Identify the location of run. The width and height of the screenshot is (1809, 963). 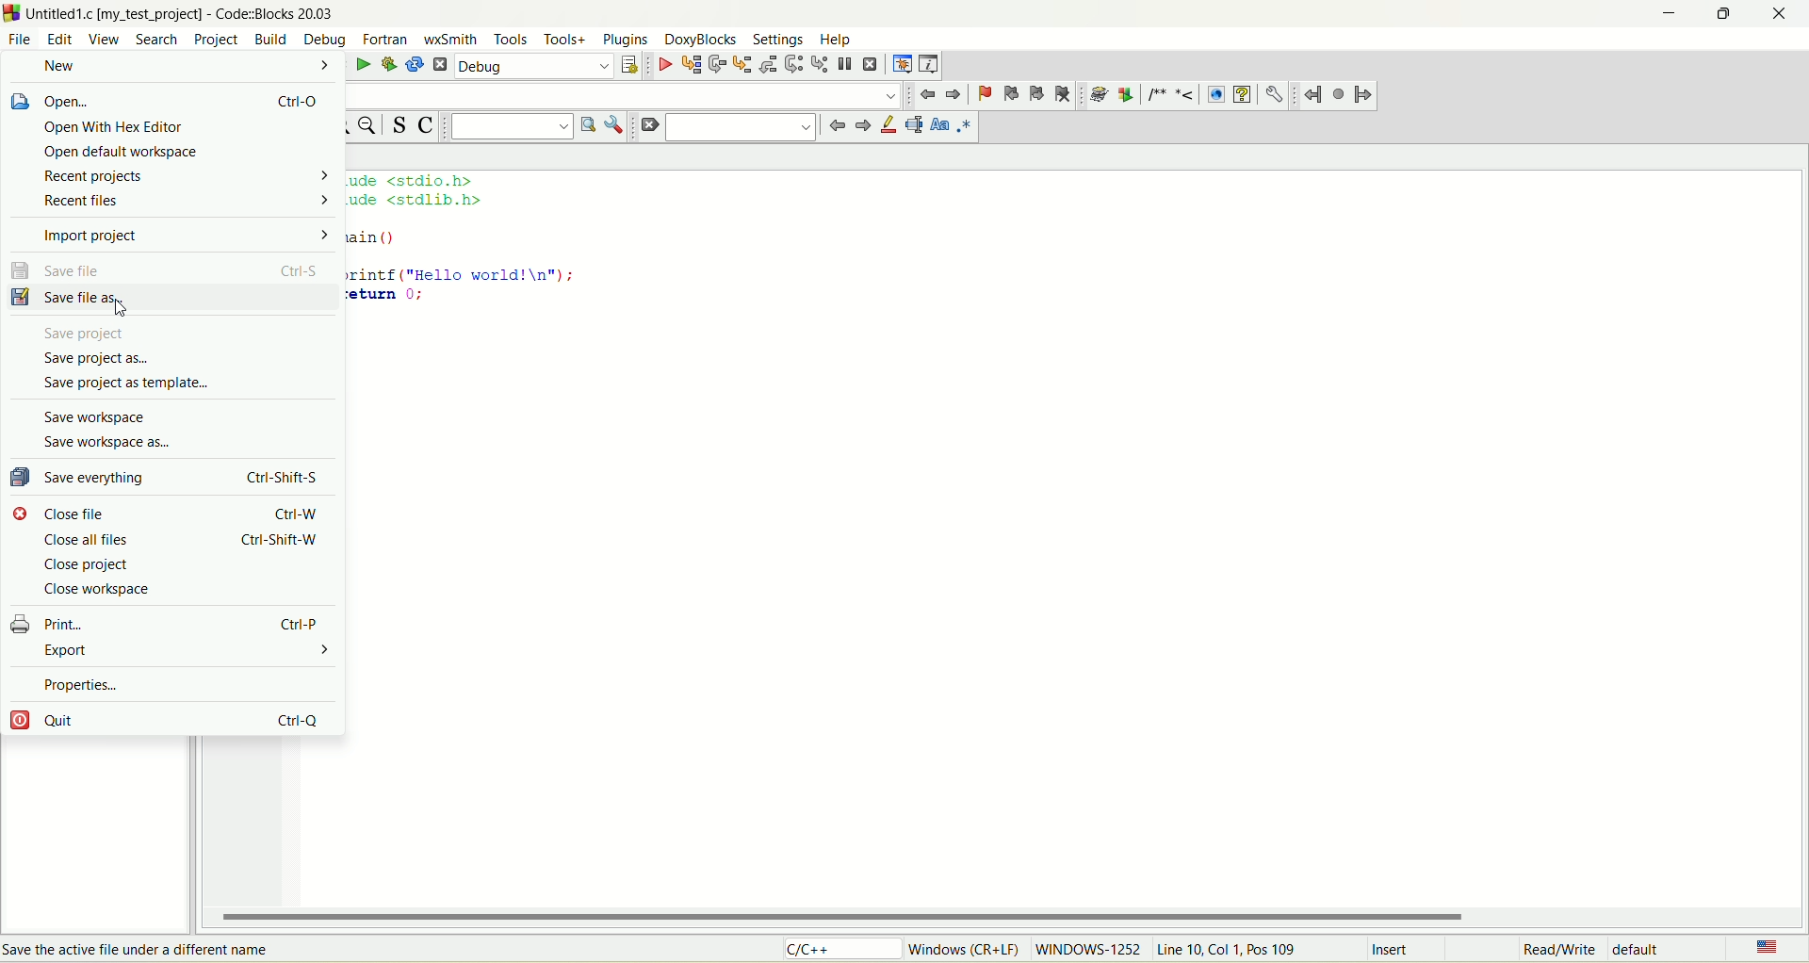
(363, 63).